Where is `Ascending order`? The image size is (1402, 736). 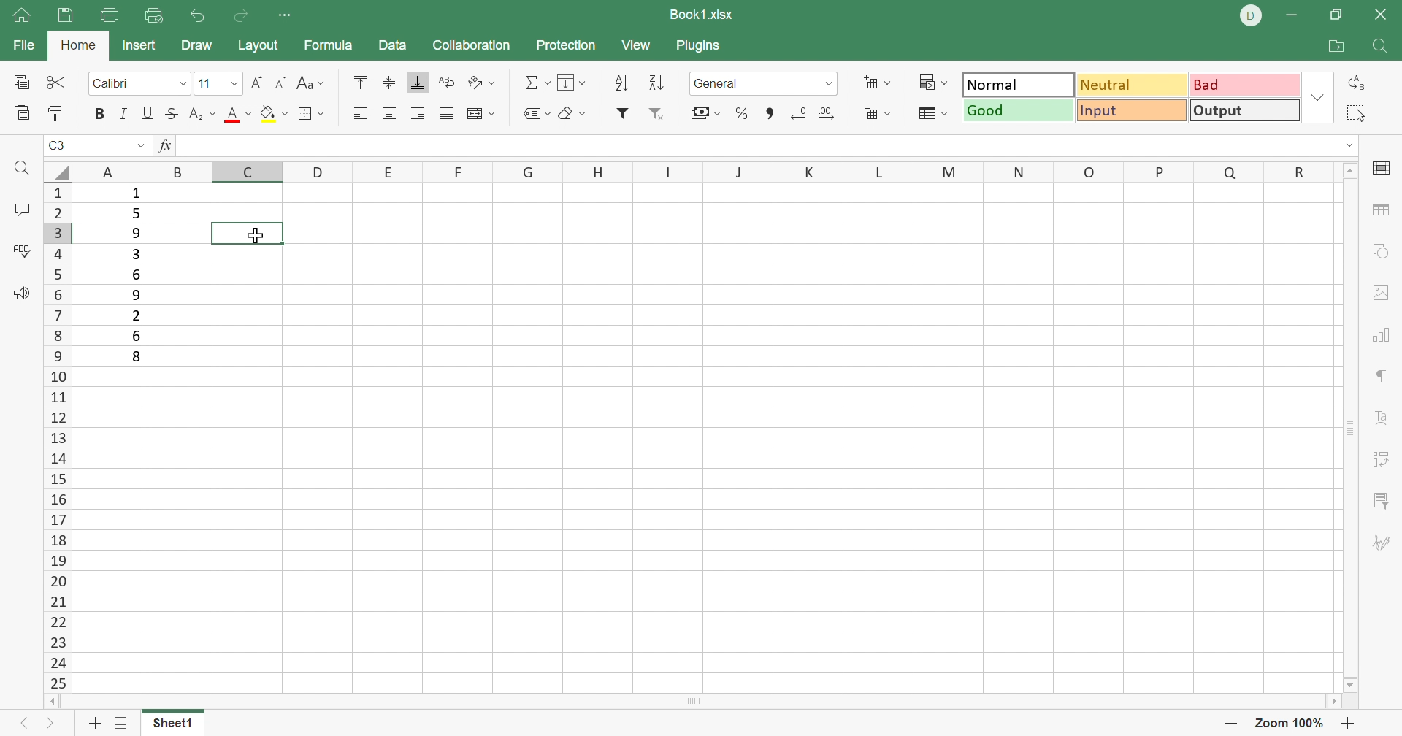 Ascending order is located at coordinates (621, 83).